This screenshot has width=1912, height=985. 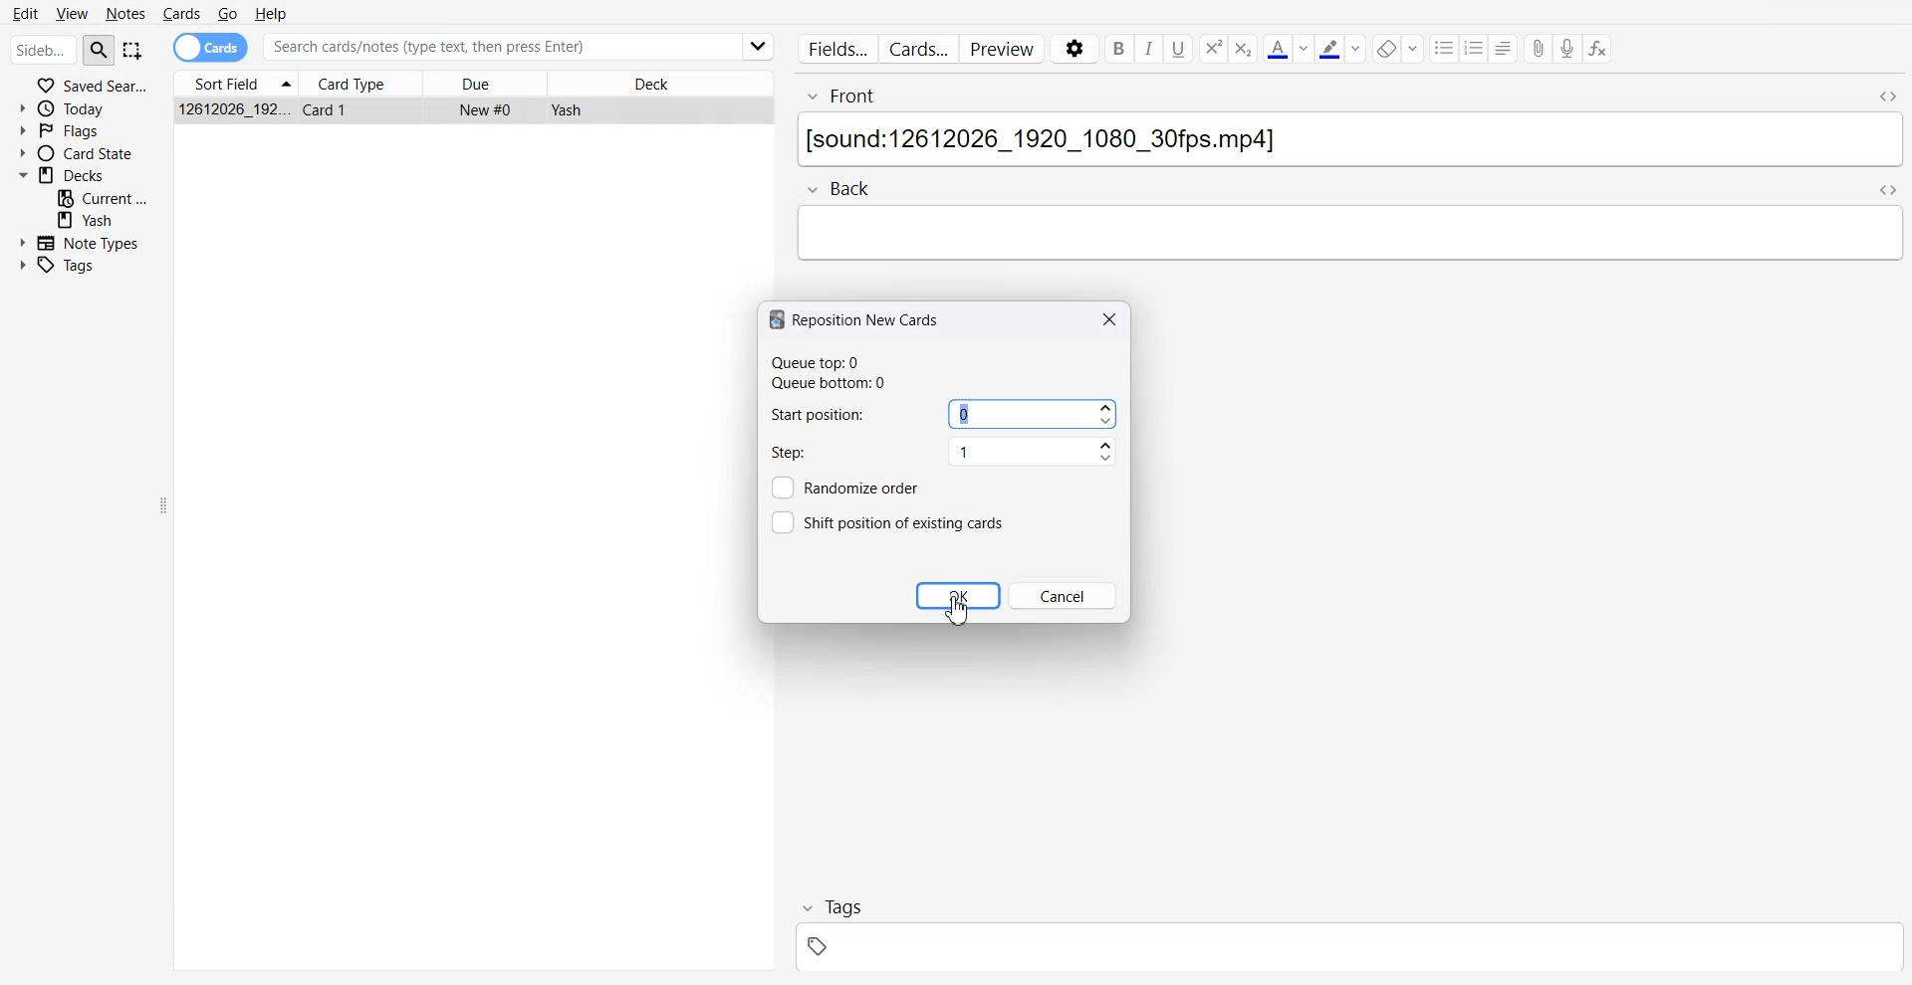 I want to click on Start Position: 0, so click(x=839, y=414).